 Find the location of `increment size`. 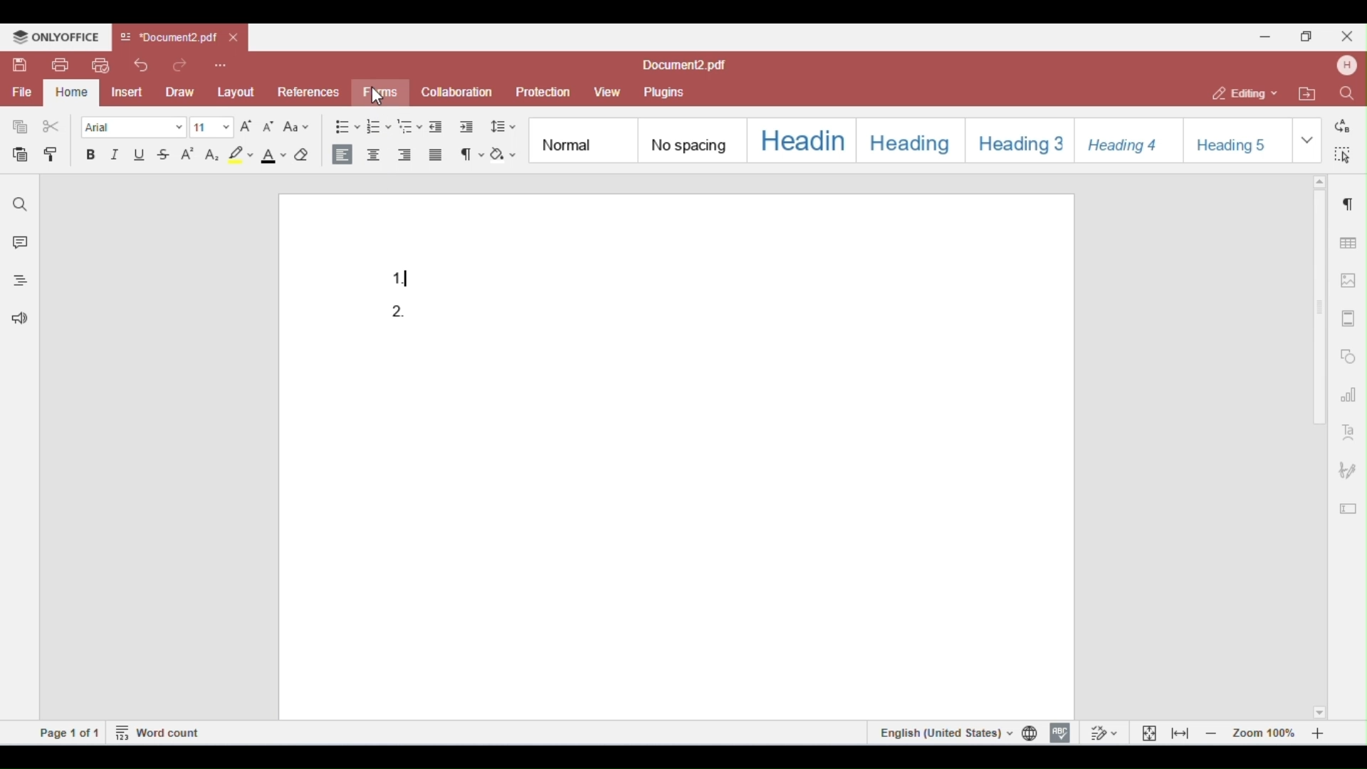

increment size is located at coordinates (248, 128).